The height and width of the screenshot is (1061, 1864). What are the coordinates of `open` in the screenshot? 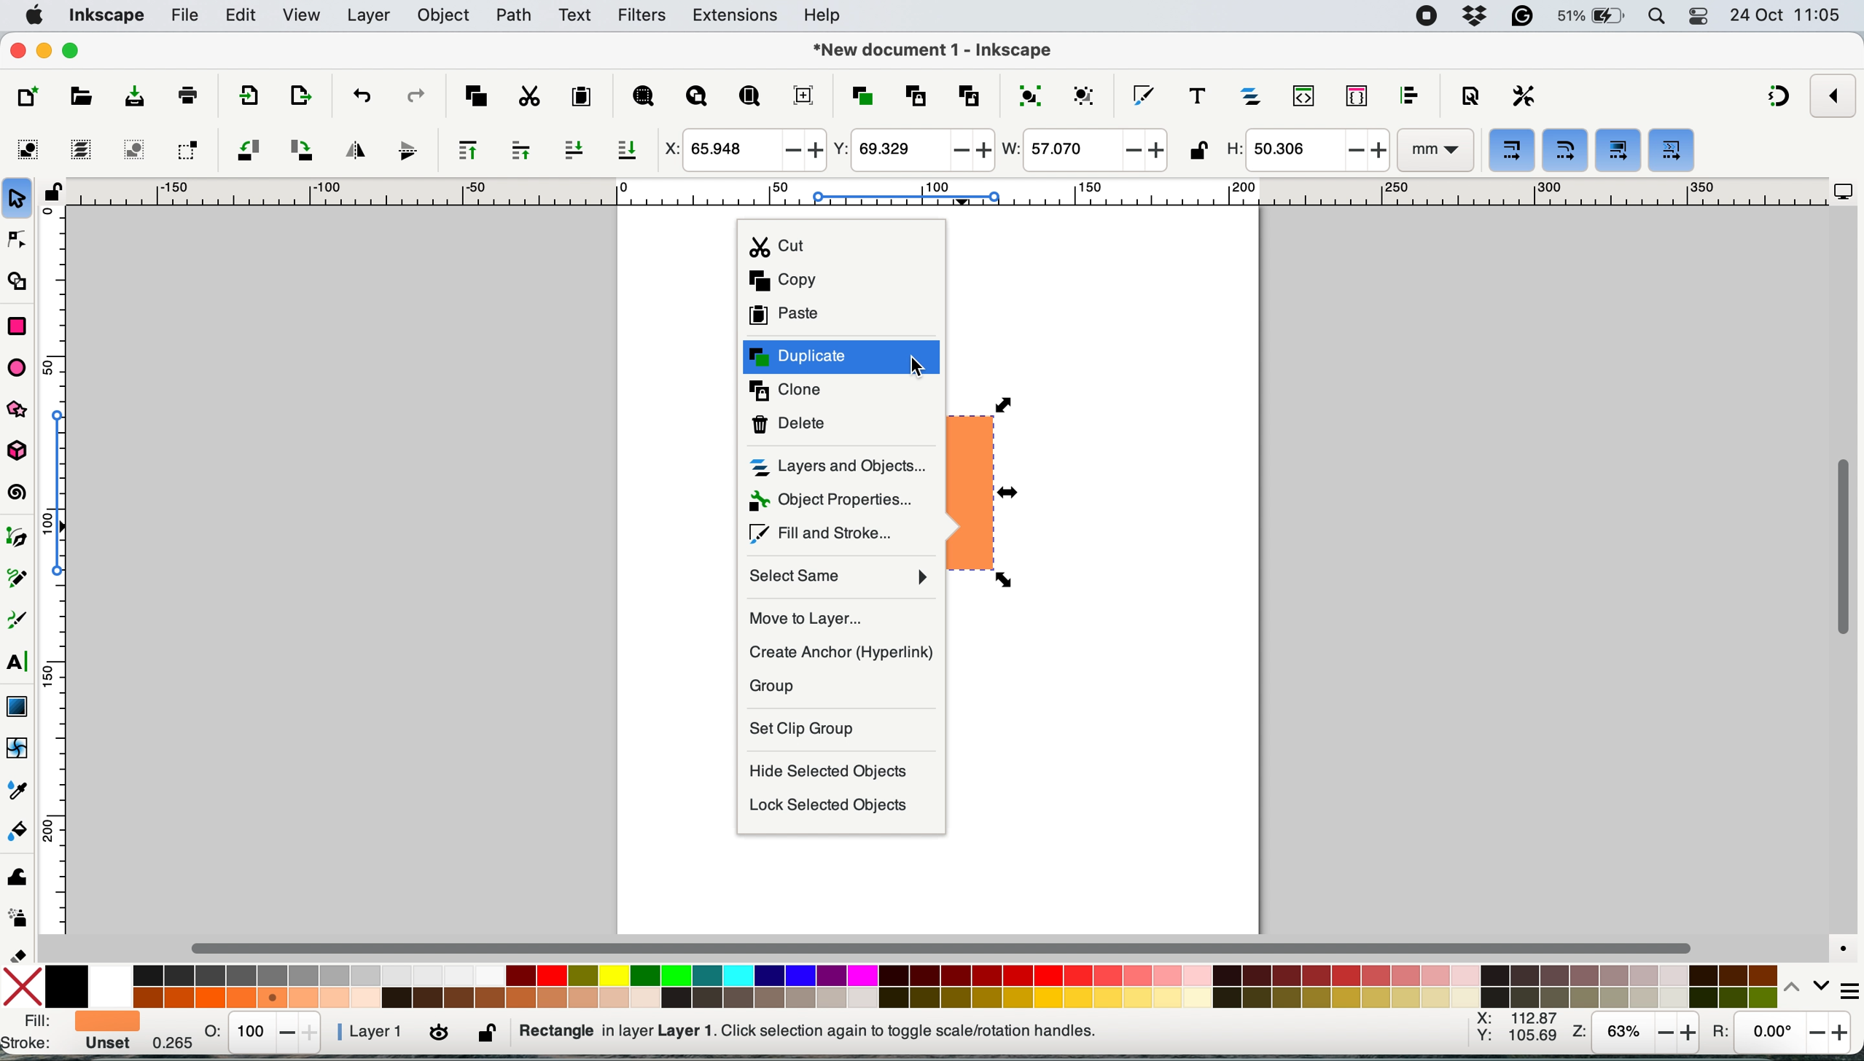 It's located at (79, 99).